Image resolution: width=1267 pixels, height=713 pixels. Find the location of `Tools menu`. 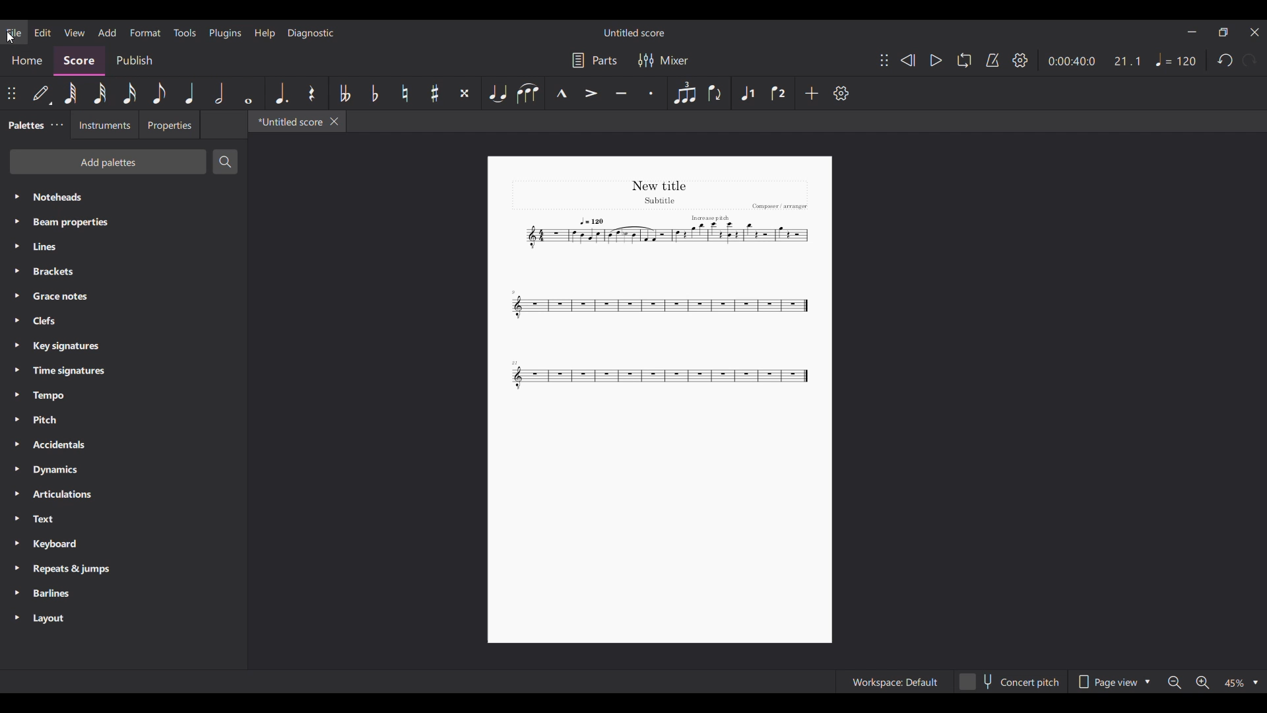

Tools menu is located at coordinates (184, 32).